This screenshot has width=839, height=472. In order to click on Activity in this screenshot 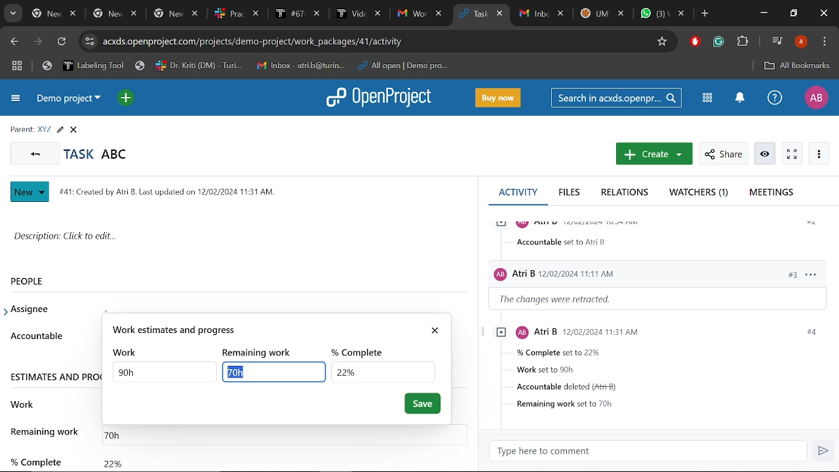, I will do `click(518, 191)`.